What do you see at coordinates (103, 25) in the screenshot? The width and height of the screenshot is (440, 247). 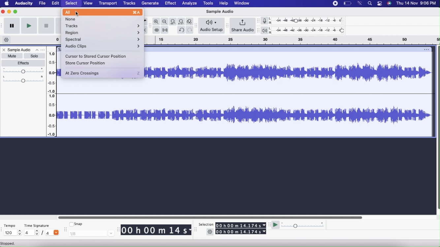 I see `Tracks` at bounding box center [103, 25].